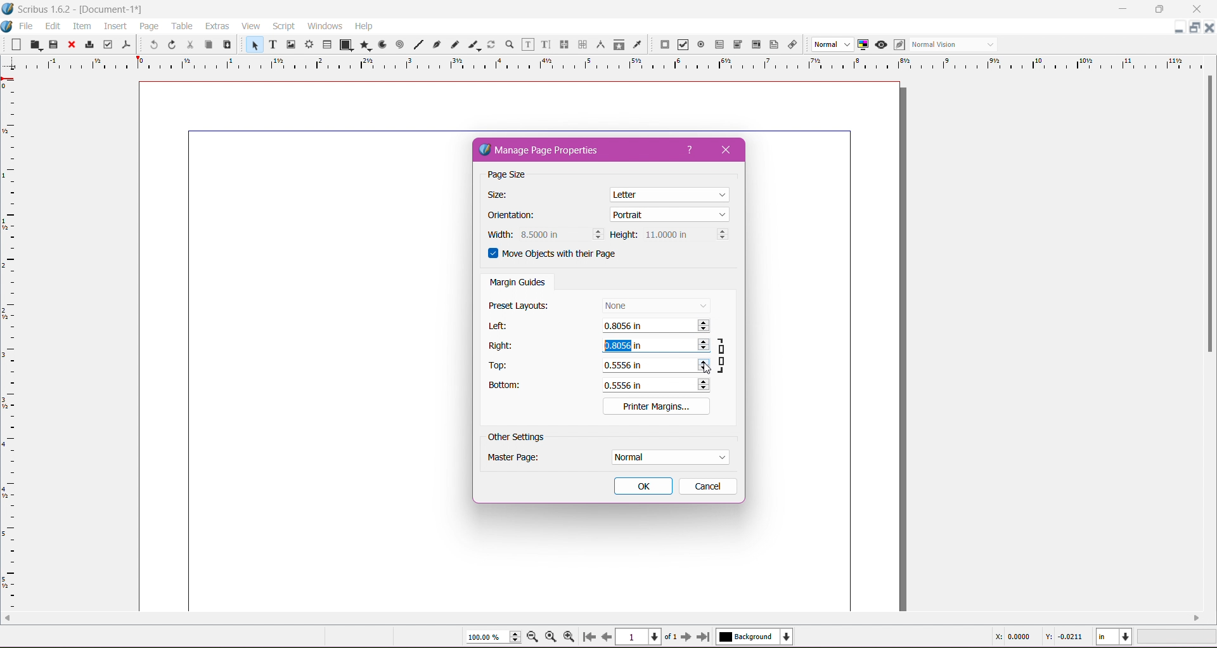 This screenshot has height=648, width=1217. Describe the element at coordinates (1209, 217) in the screenshot. I see `Vertical Scroll Bar` at that location.